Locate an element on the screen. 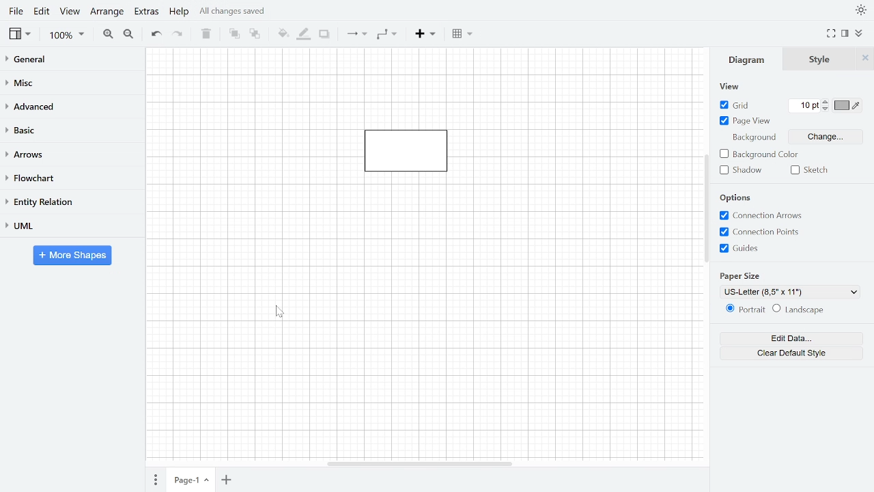 The height and width of the screenshot is (492, 874). General is located at coordinates (71, 61).